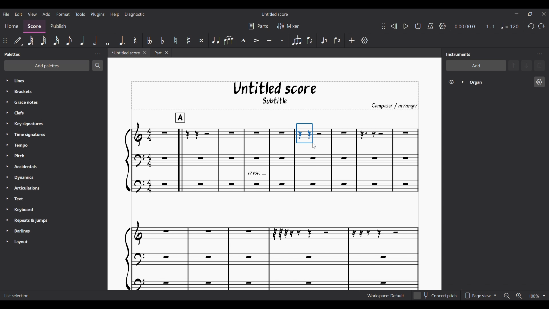 The image size is (549, 309). I want to click on Current workspace setting, so click(385, 296).